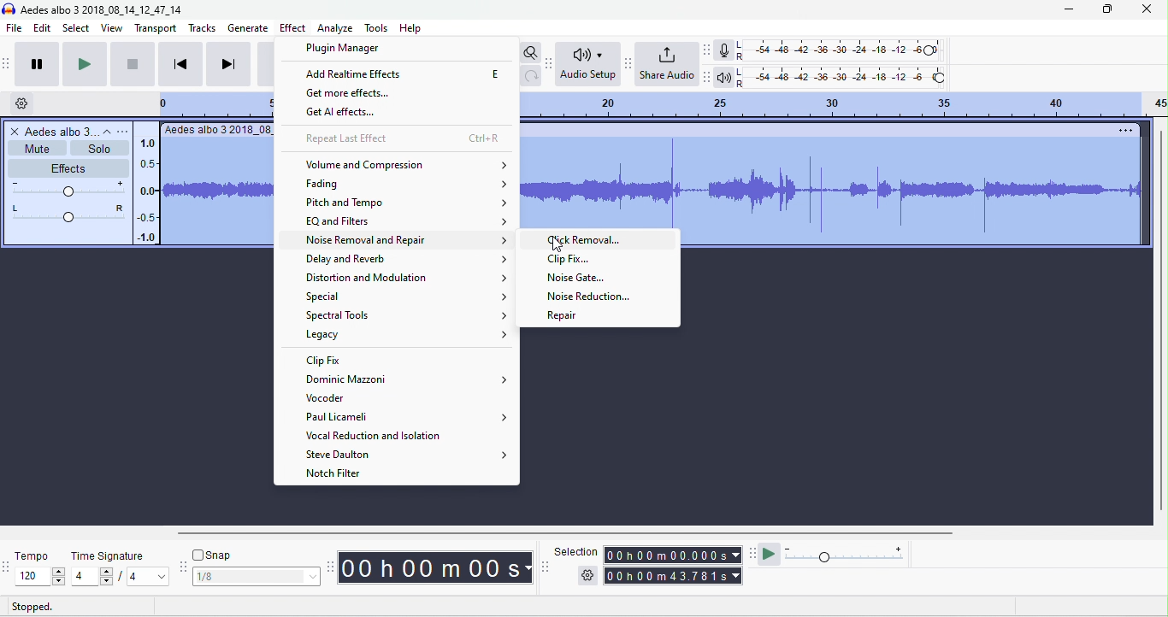 Image resolution: width=1168 pixels, height=617 pixels. Describe the element at coordinates (409, 185) in the screenshot. I see `fading` at that location.